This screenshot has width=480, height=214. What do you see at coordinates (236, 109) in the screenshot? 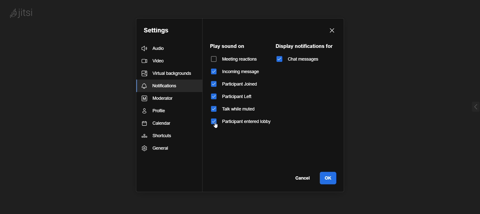
I see `talk while muted` at bounding box center [236, 109].